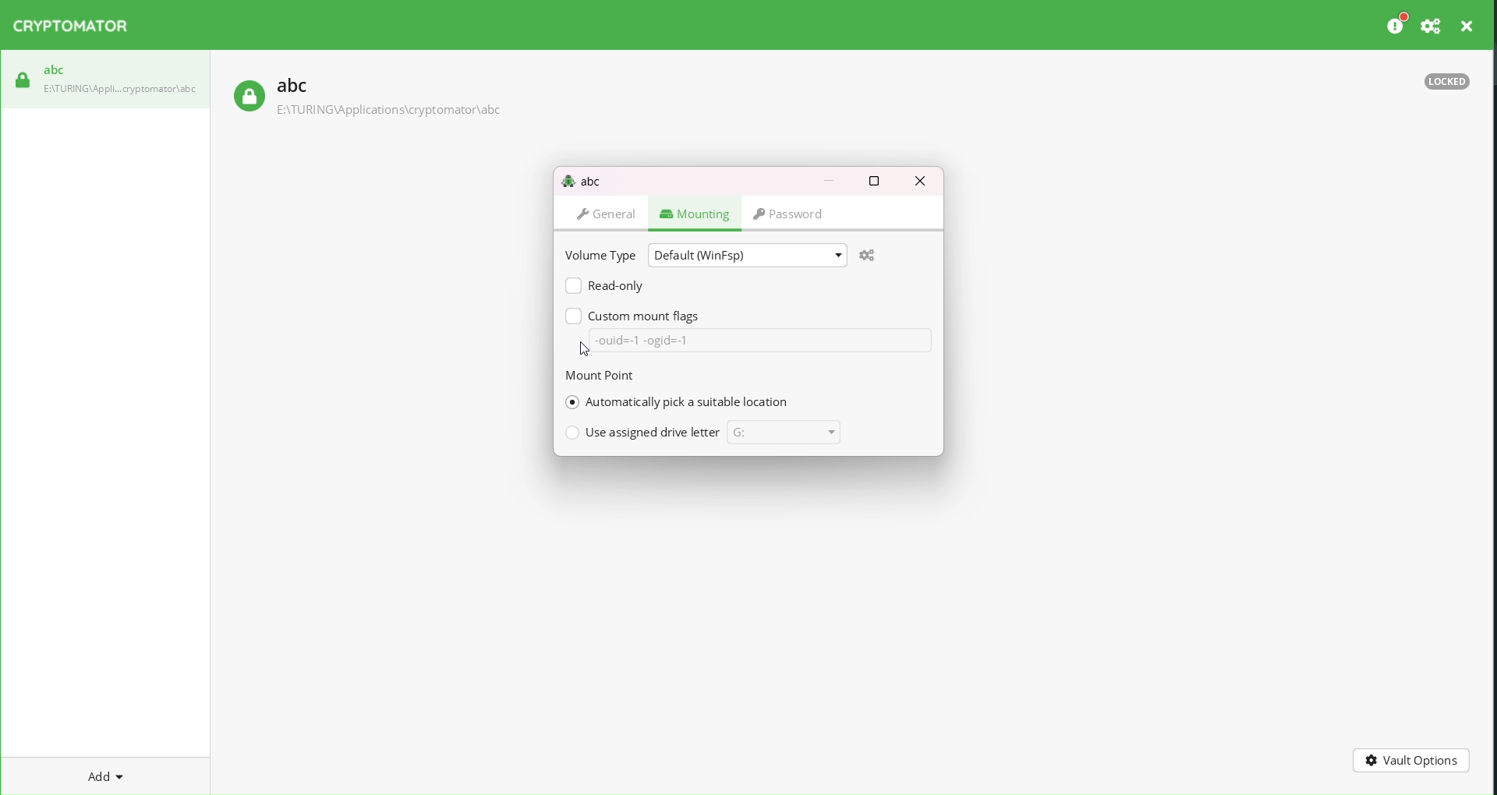 This screenshot has height=795, width=1497. I want to click on mount point, so click(606, 375).